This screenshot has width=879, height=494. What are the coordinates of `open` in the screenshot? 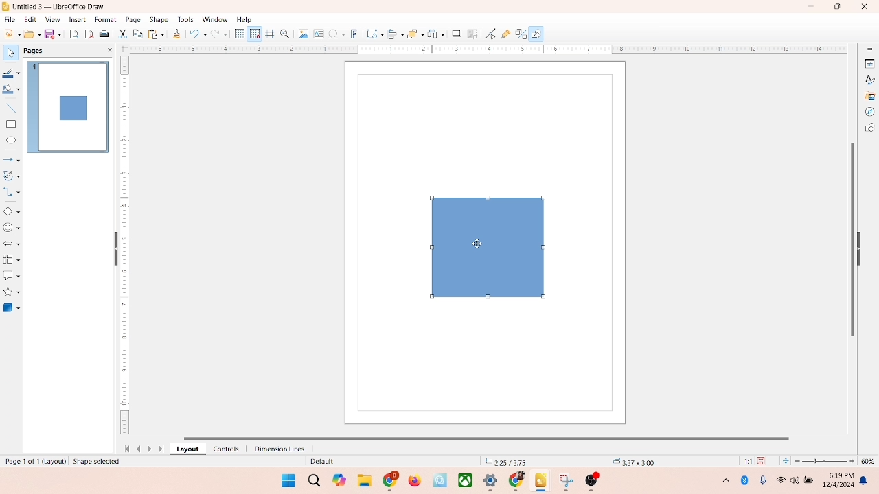 It's located at (31, 34).